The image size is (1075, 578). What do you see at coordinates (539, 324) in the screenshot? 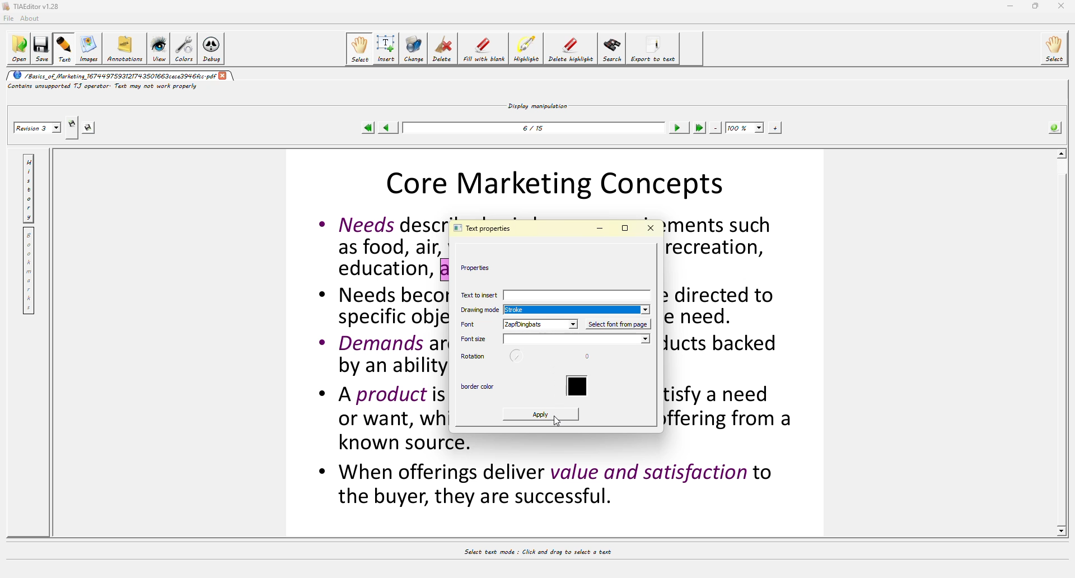
I see `zapfdingbats` at bounding box center [539, 324].